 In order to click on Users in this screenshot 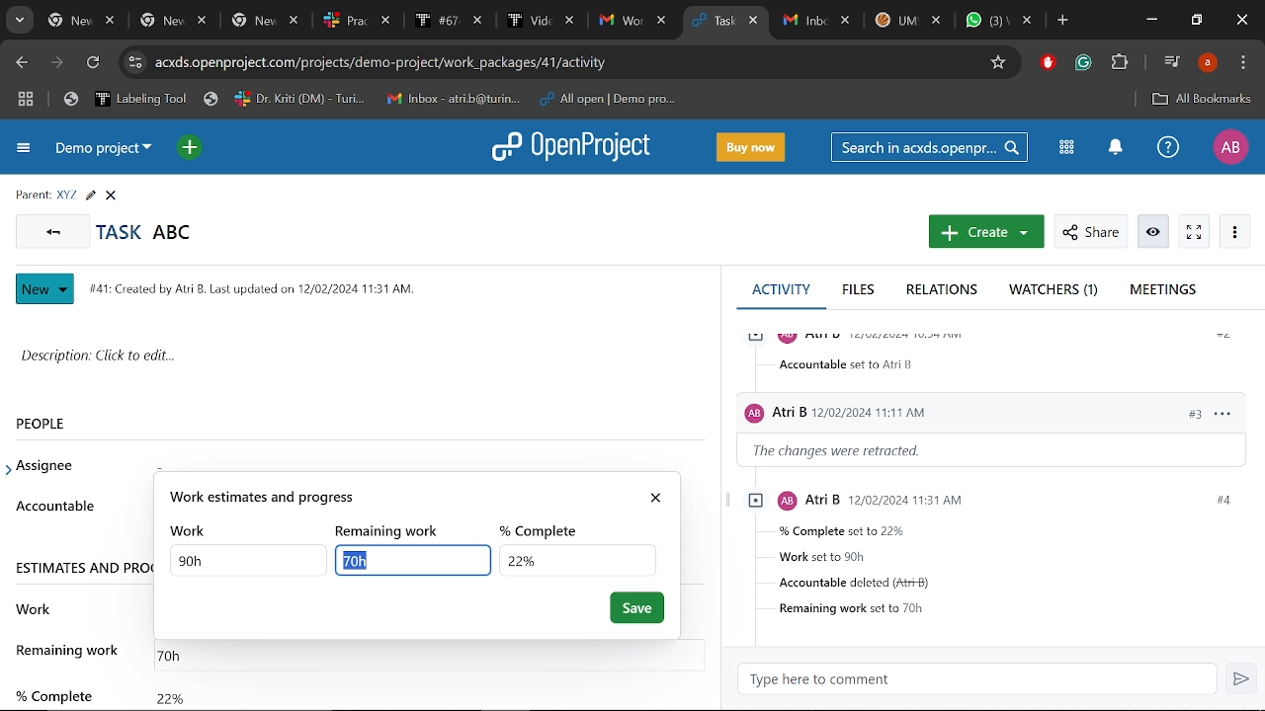, I will do `click(931, 409)`.